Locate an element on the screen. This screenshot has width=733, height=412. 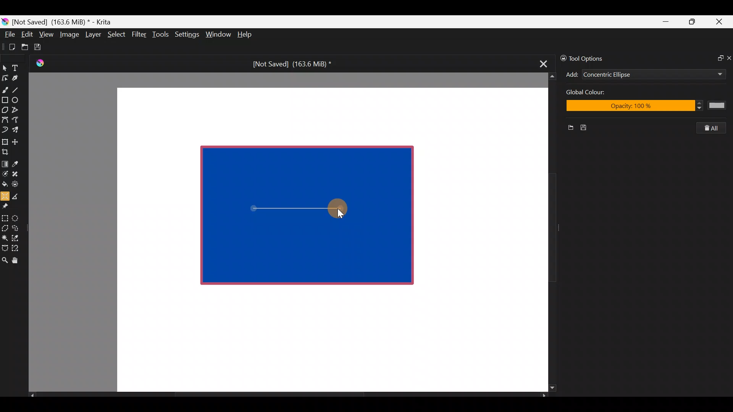
Polygon tool is located at coordinates (5, 110).